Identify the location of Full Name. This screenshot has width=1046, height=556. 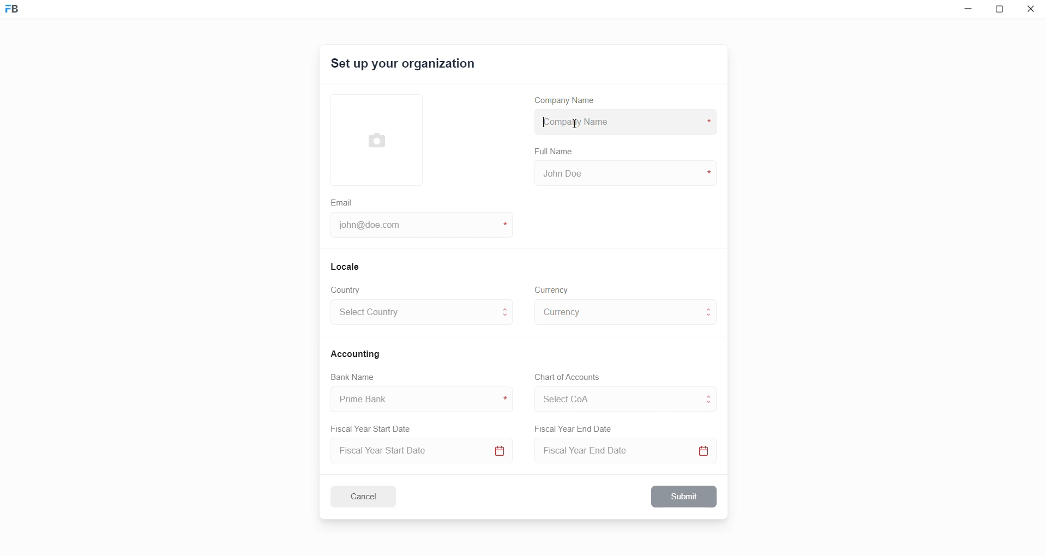
(555, 152).